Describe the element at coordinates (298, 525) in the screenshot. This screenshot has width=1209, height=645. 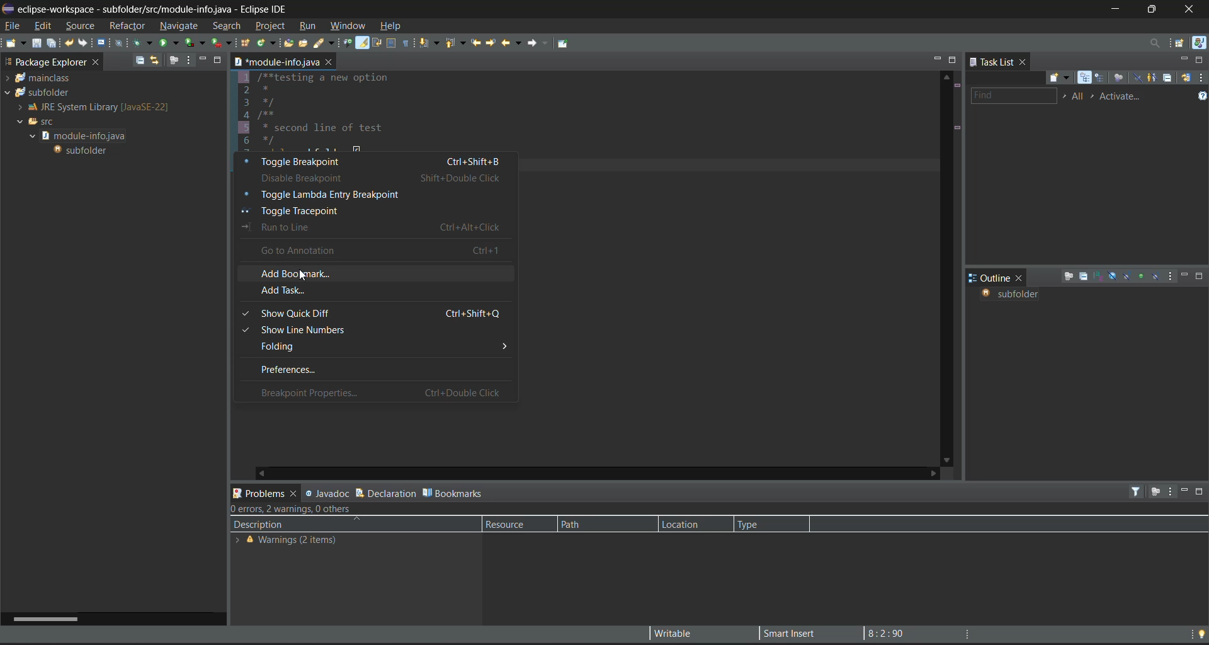
I see `description` at that location.